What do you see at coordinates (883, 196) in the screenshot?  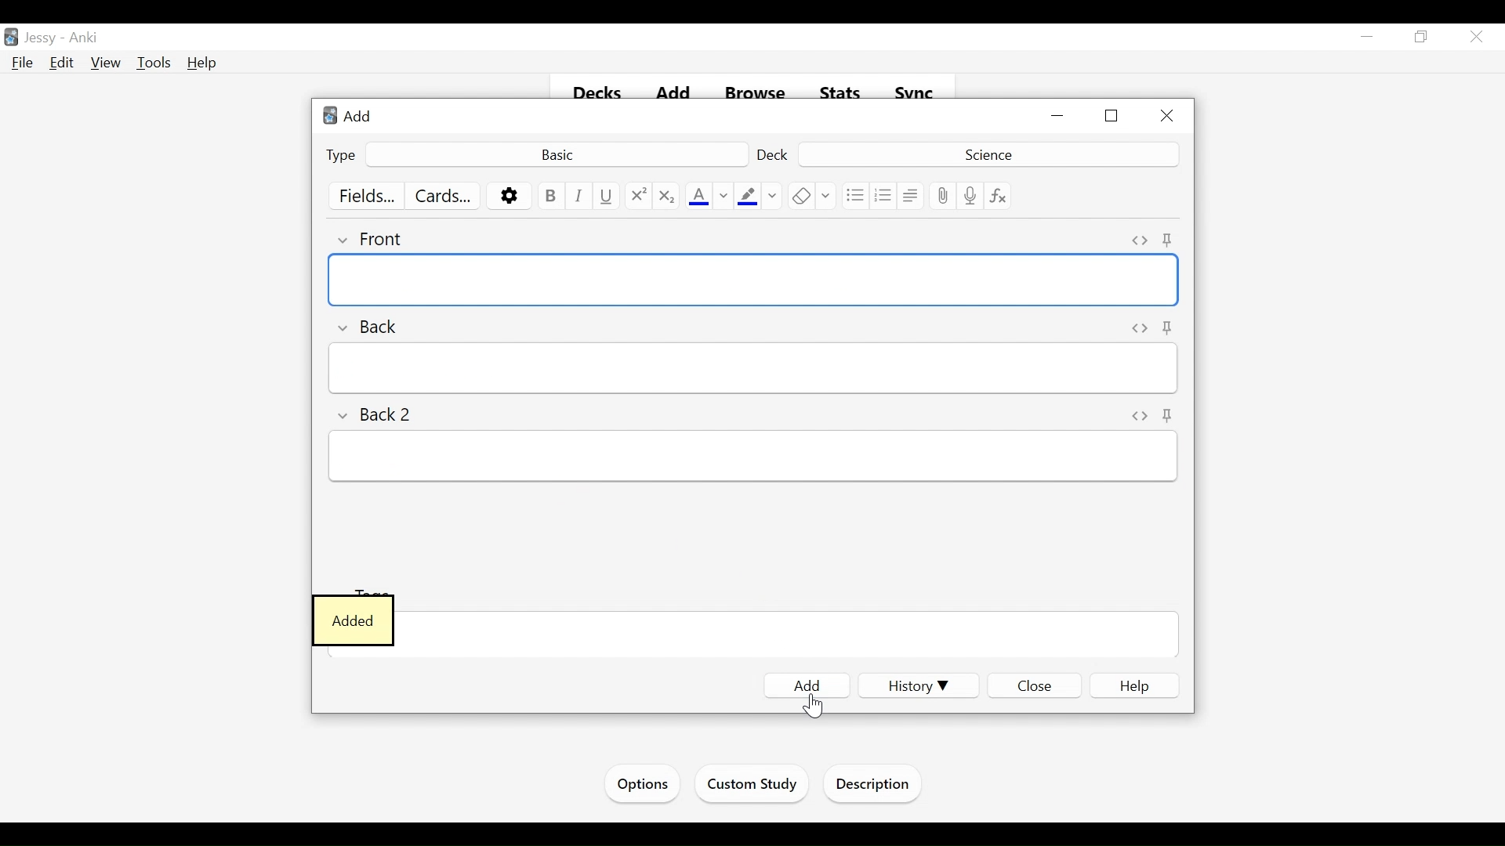 I see `Ordered list` at bounding box center [883, 196].